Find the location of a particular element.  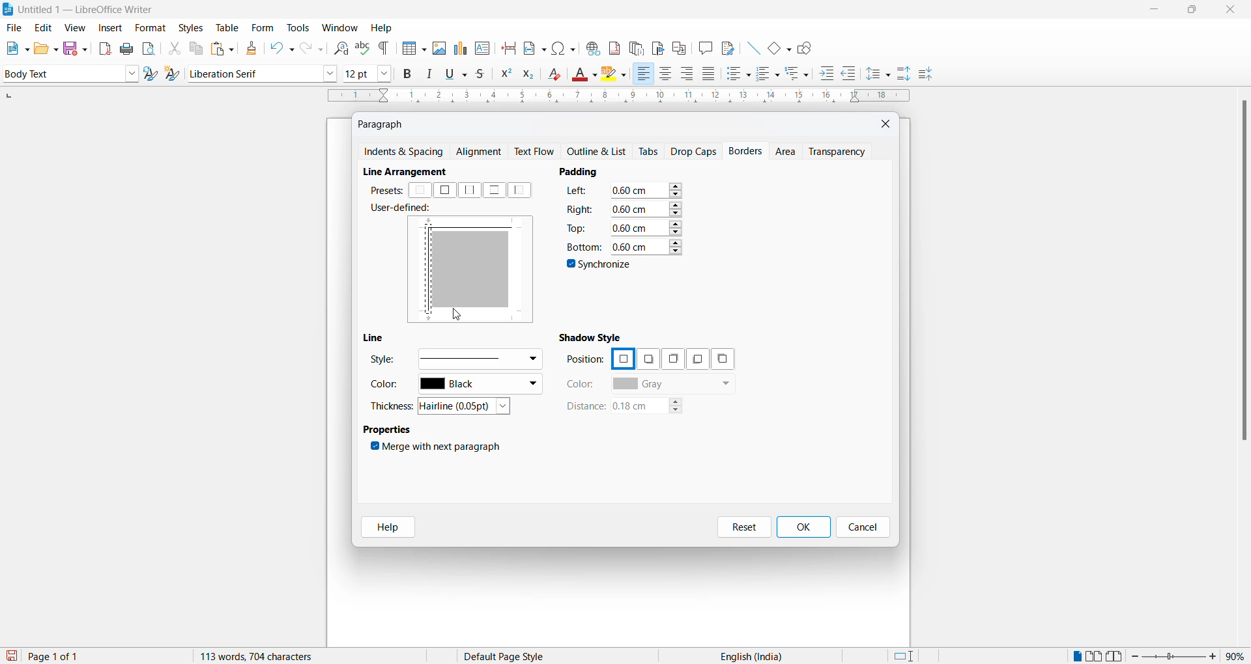

find and replace is located at coordinates (339, 47).